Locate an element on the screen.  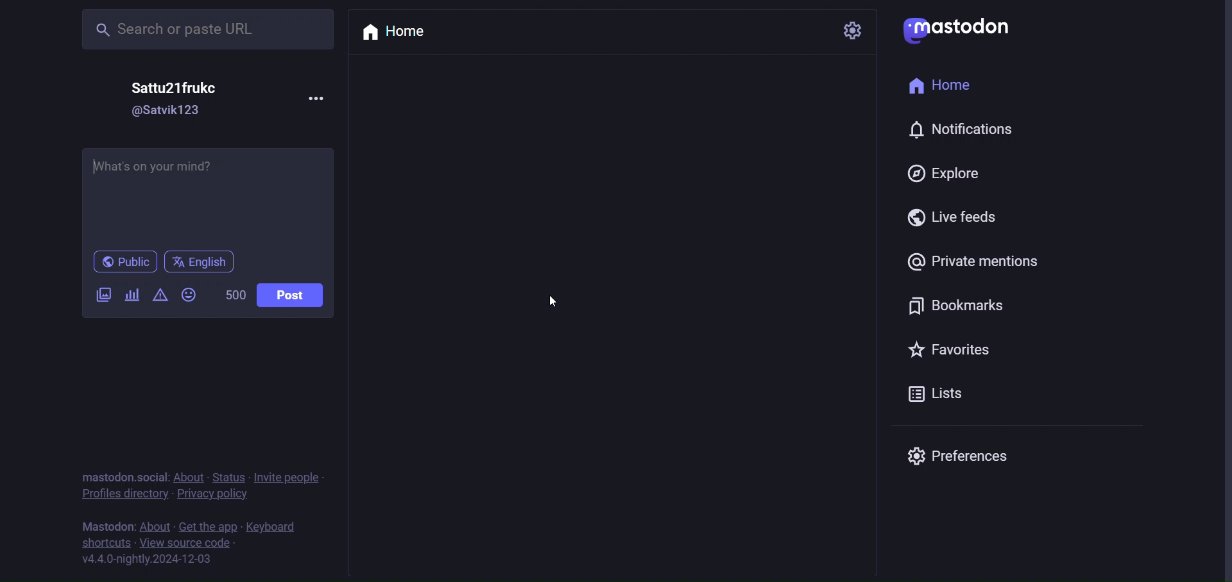
version is located at coordinates (157, 561).